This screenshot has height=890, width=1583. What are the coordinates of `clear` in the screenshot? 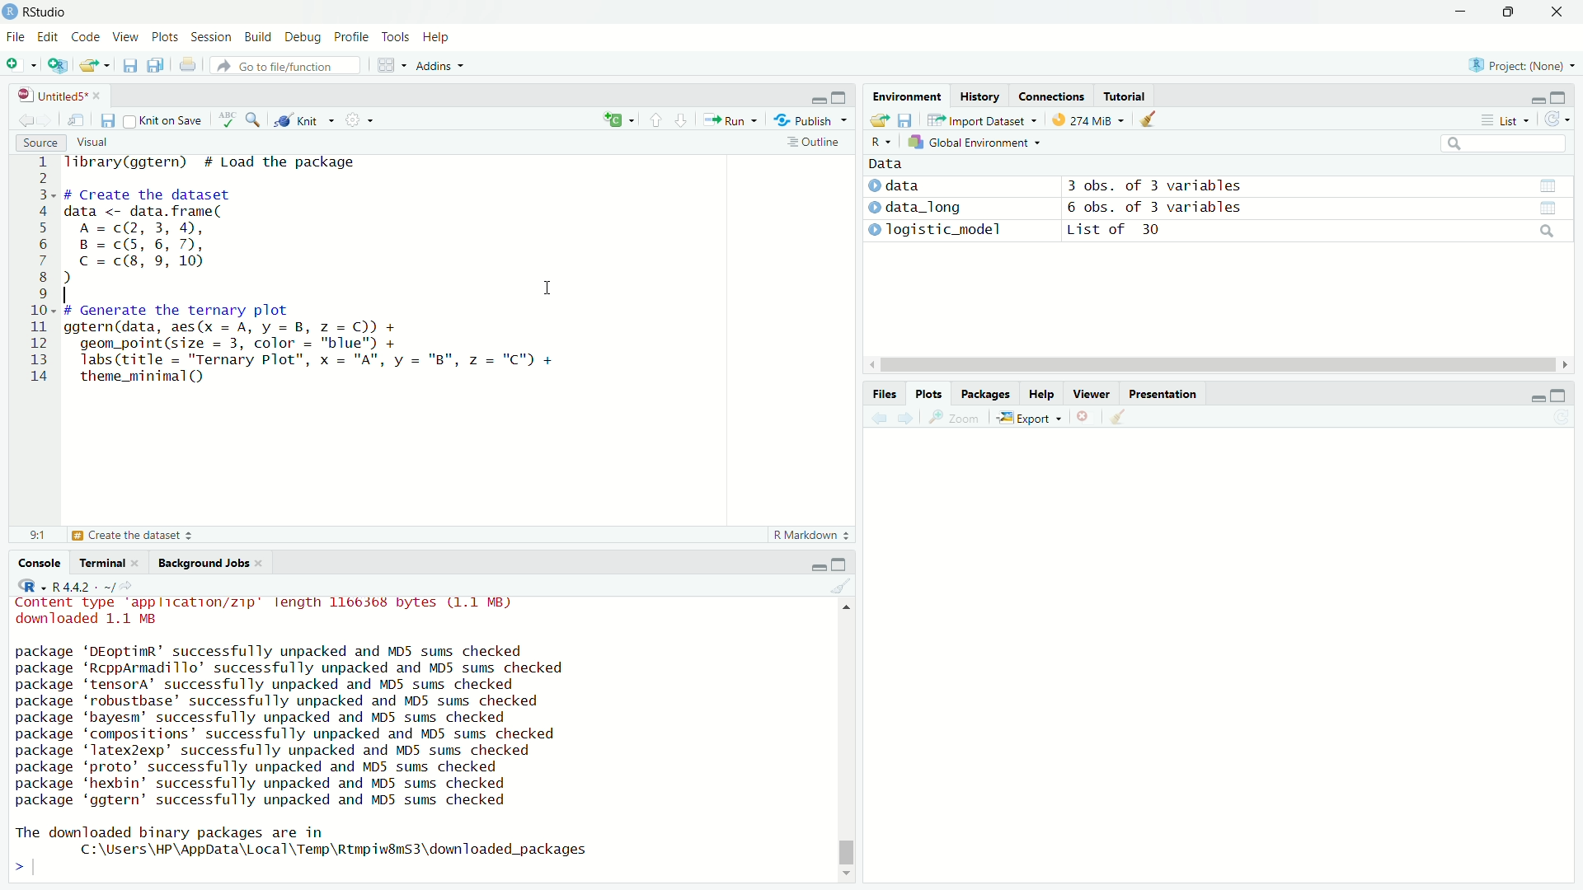 It's located at (840, 588).